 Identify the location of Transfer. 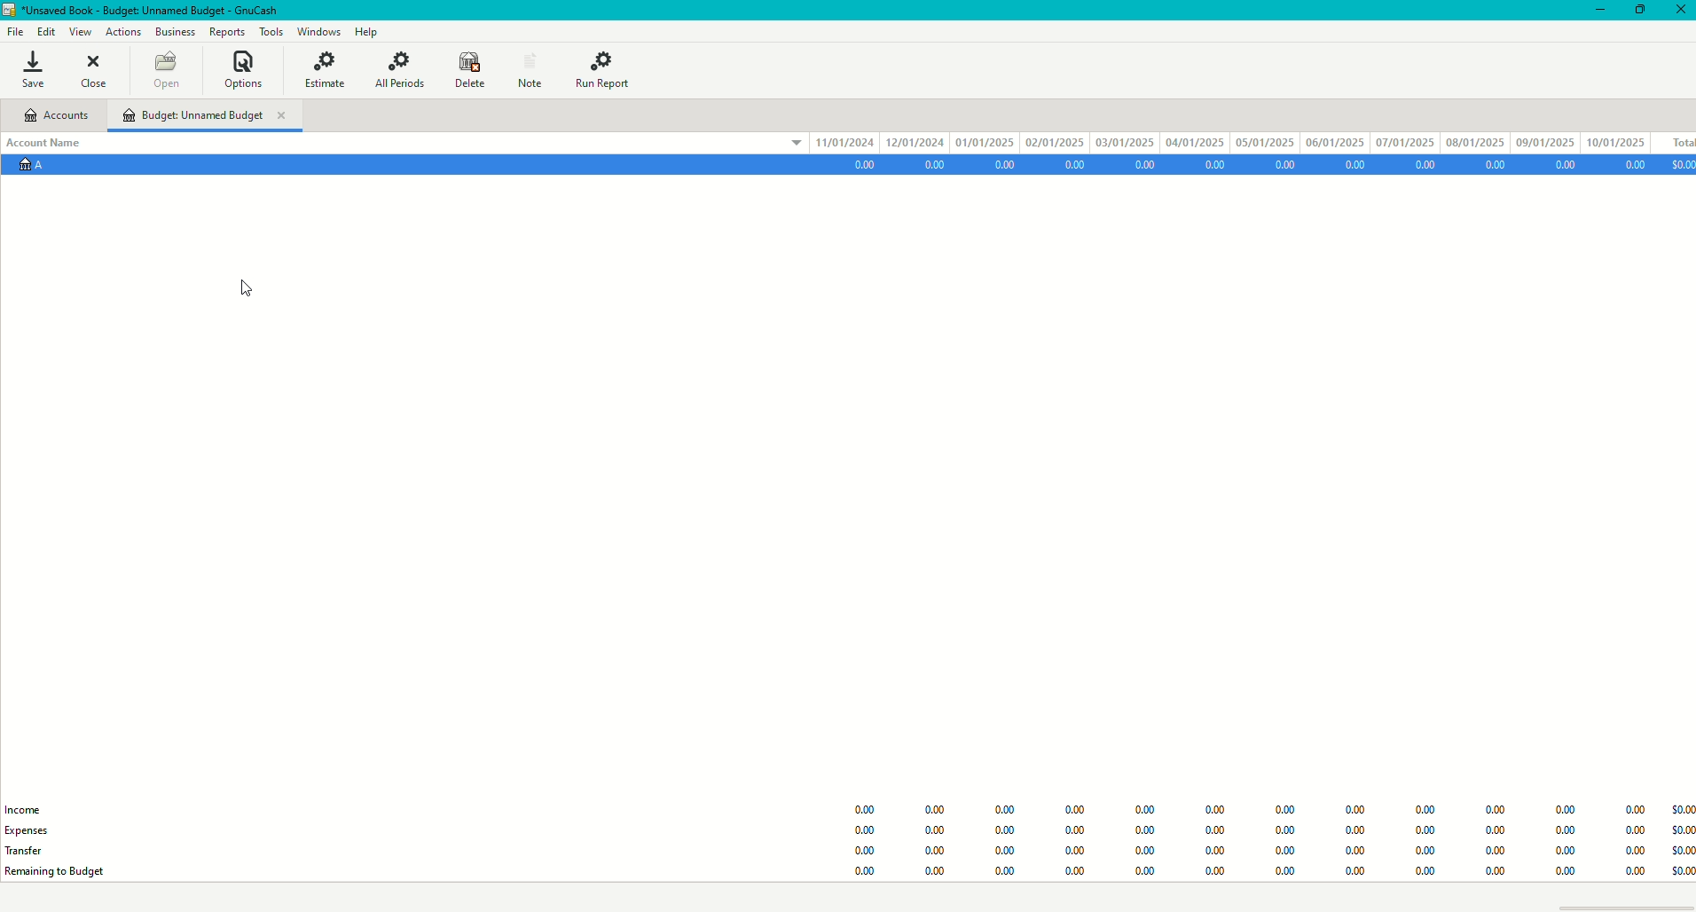
(27, 851).